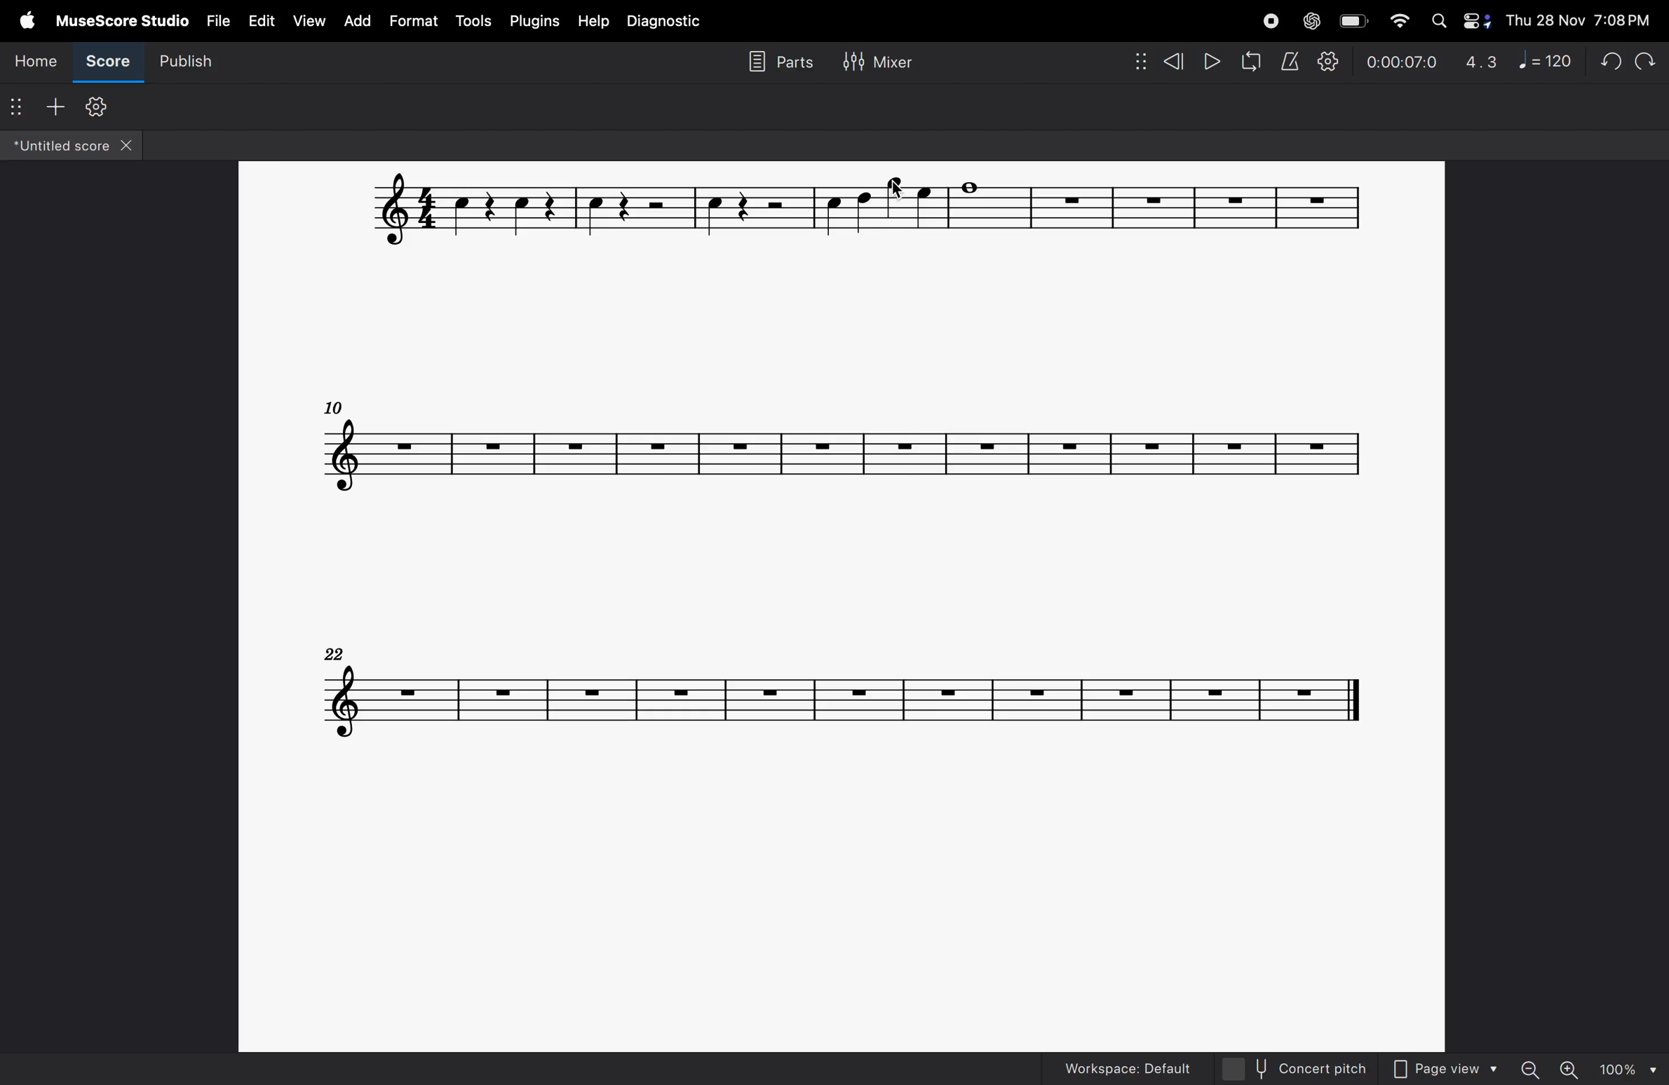  What do you see at coordinates (1456, 22) in the screenshot?
I see `apple widgets` at bounding box center [1456, 22].